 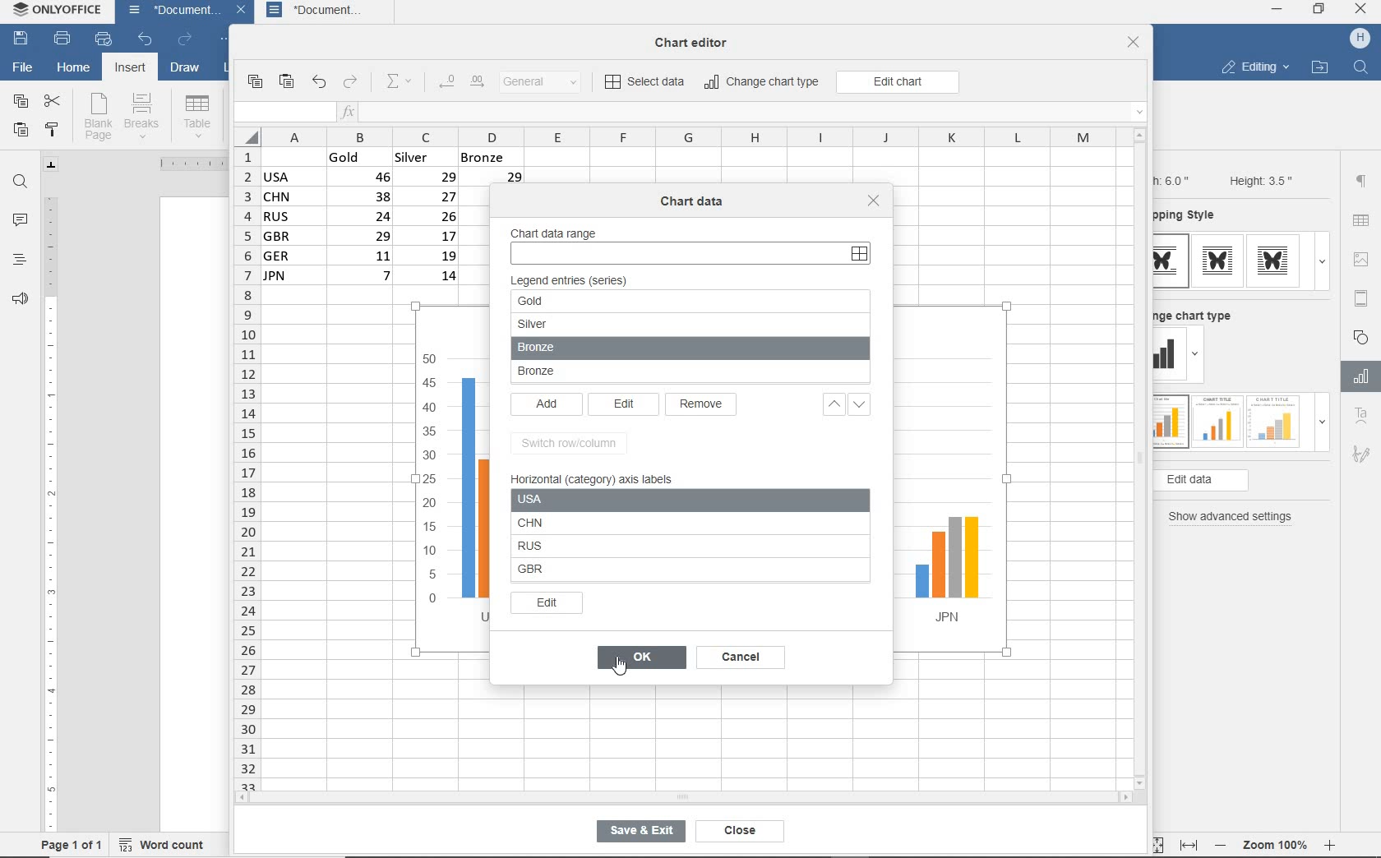 What do you see at coordinates (18, 302) in the screenshot?
I see `feedback & support` at bounding box center [18, 302].